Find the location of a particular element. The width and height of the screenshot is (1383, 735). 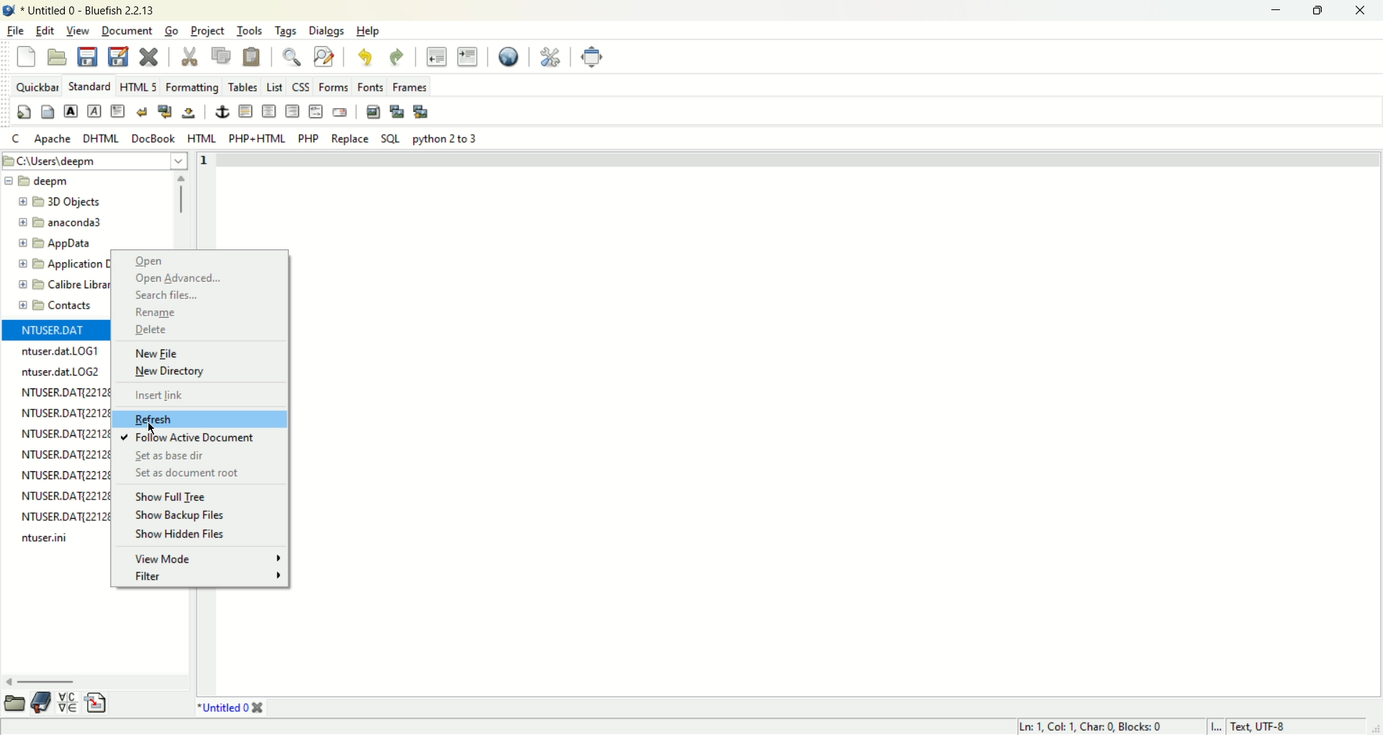

follow active document is located at coordinates (189, 437).